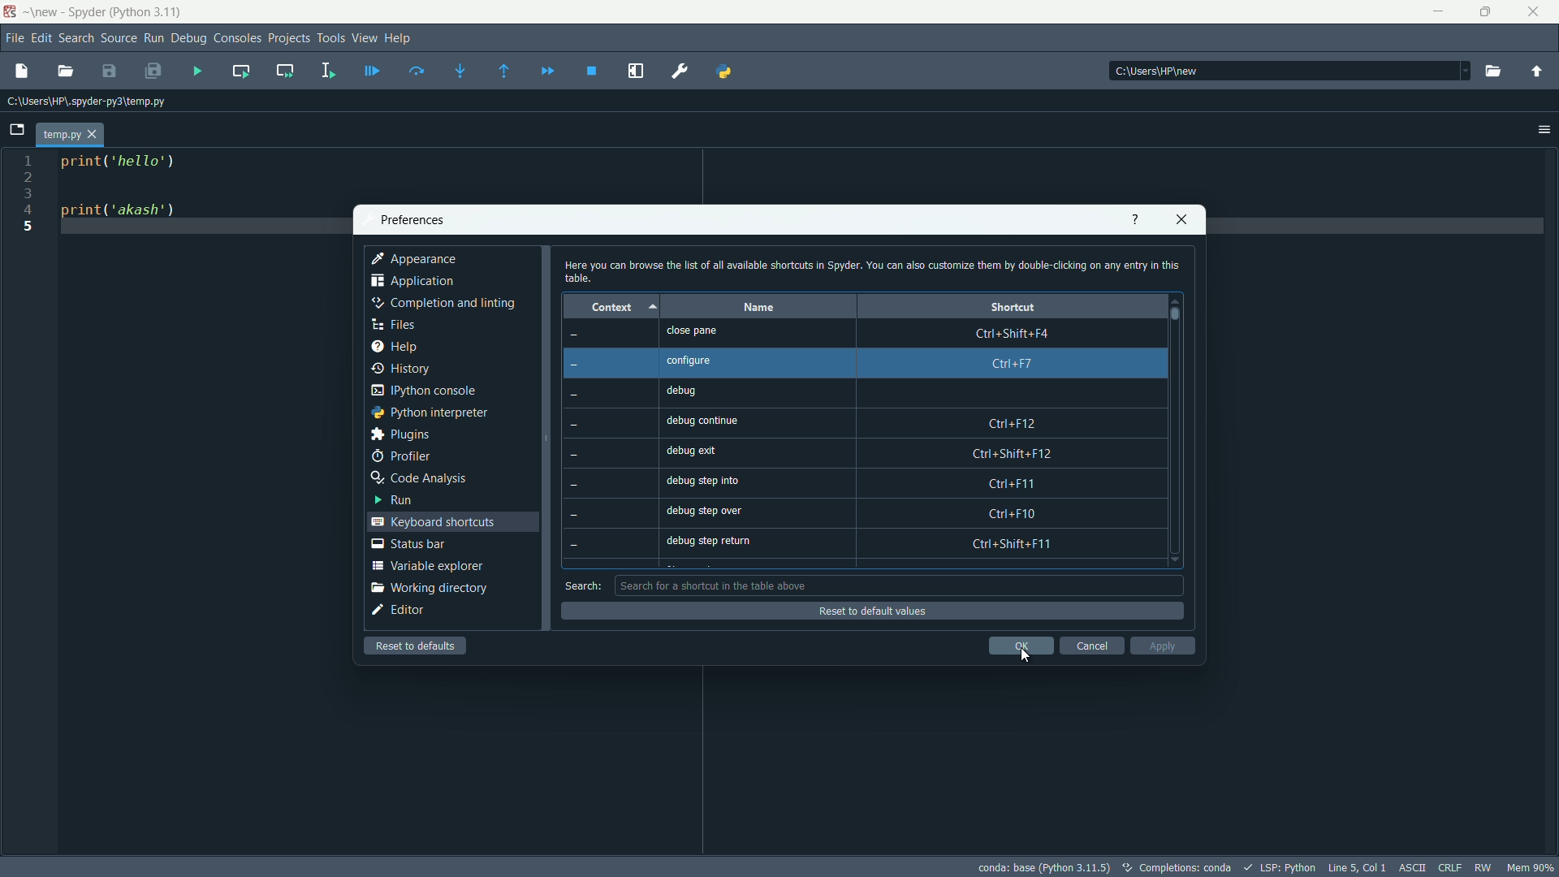 This screenshot has width=1559, height=877. What do you see at coordinates (66, 72) in the screenshot?
I see `open file` at bounding box center [66, 72].